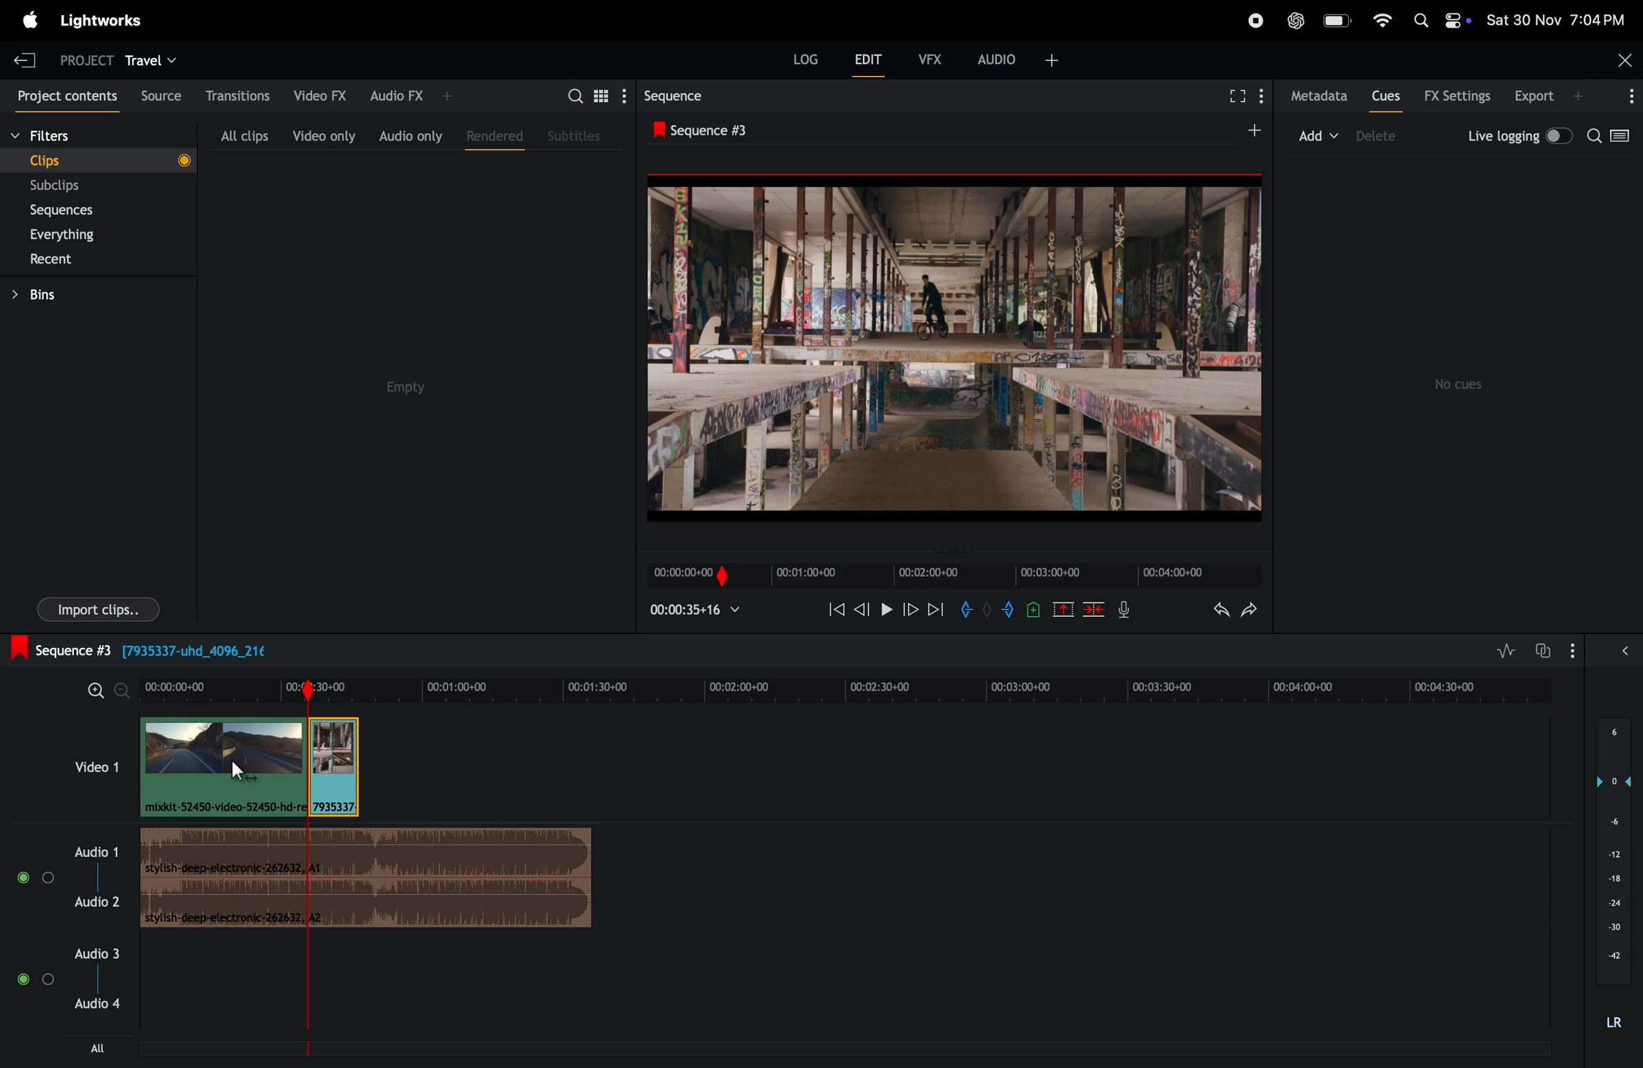  What do you see at coordinates (1320, 134) in the screenshot?
I see `add` at bounding box center [1320, 134].